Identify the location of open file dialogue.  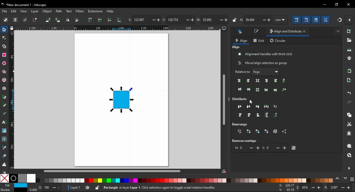
(349, 40).